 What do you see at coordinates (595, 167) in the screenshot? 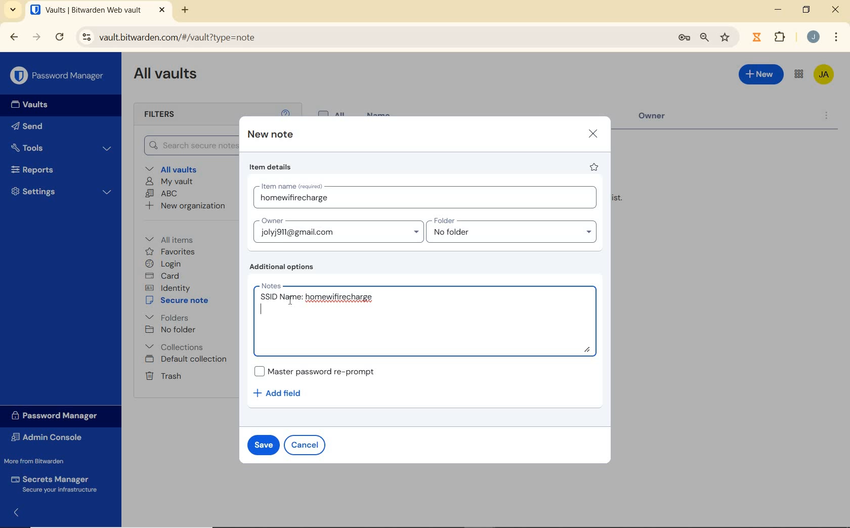
I see `favorite` at bounding box center [595, 167].